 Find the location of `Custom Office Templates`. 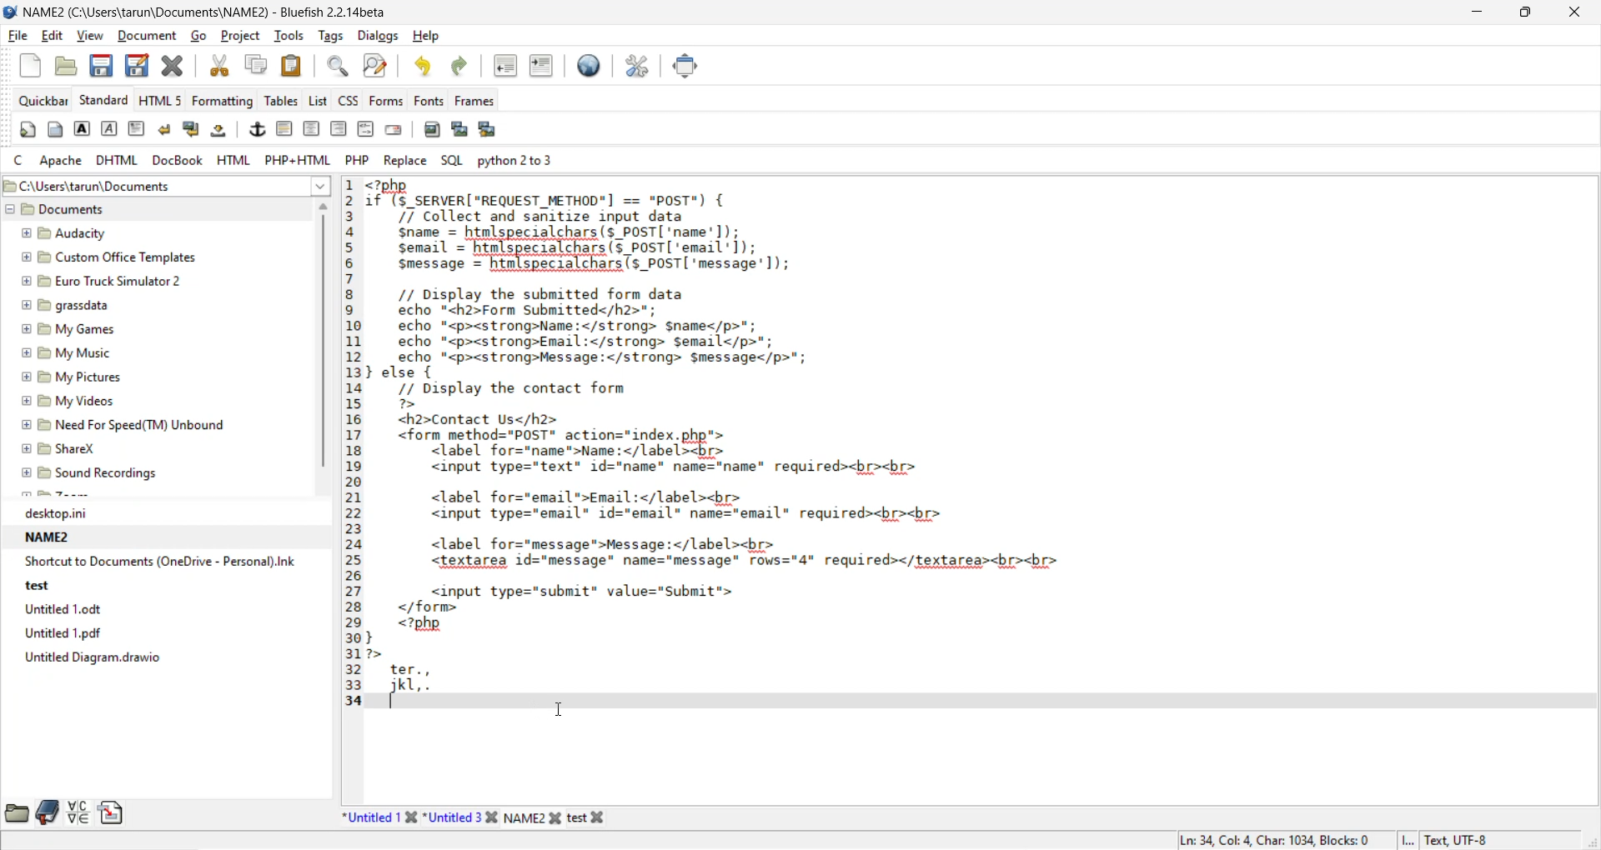

Custom Office Templates is located at coordinates (113, 257).